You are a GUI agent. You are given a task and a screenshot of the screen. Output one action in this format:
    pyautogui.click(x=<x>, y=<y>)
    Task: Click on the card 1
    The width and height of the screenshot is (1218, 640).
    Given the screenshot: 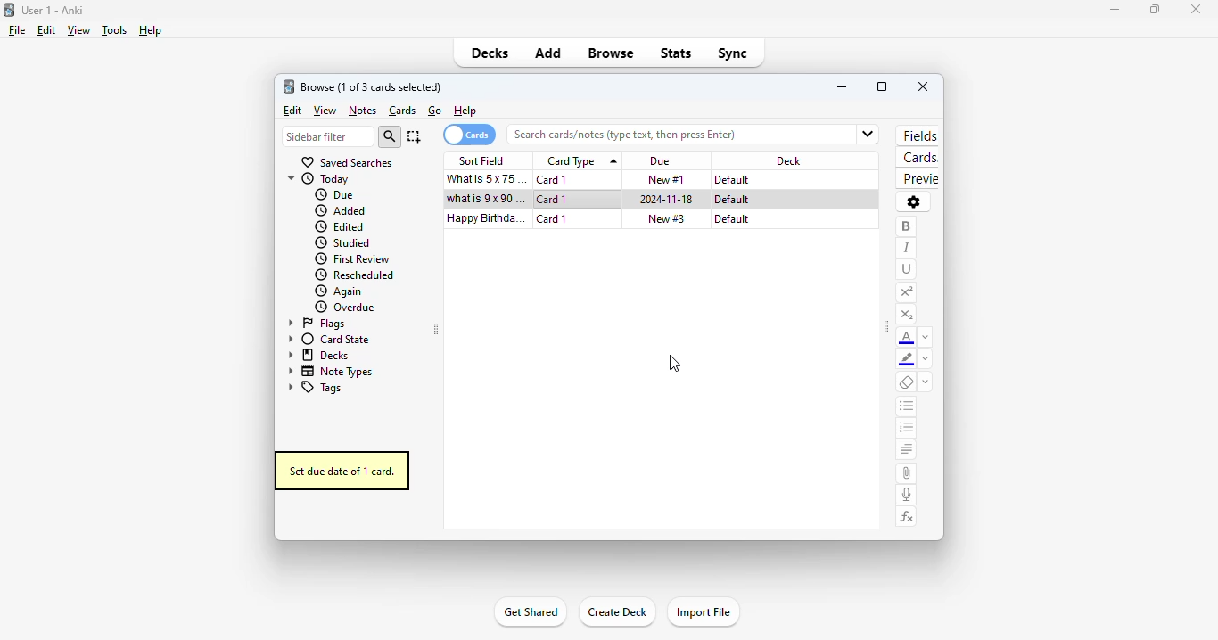 What is the action you would take?
    pyautogui.click(x=554, y=180)
    